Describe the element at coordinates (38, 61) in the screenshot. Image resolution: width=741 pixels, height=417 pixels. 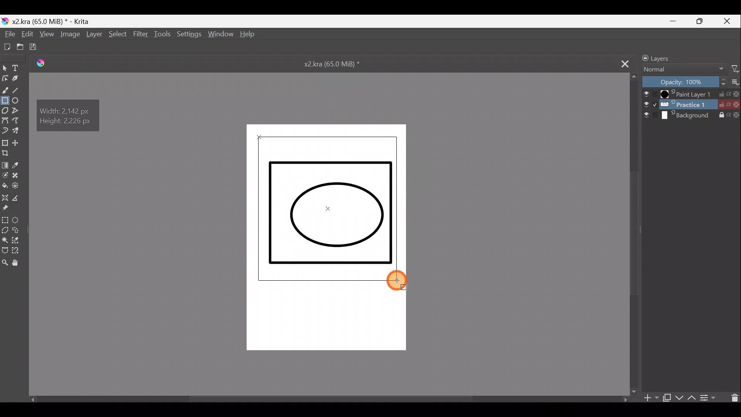
I see `Logo` at that location.